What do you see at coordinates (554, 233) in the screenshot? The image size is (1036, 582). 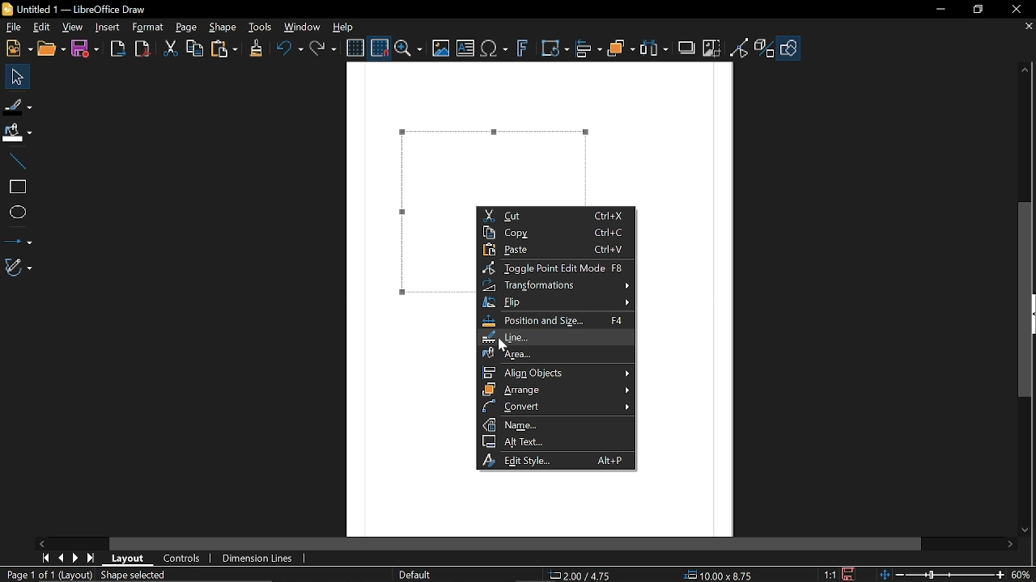 I see `Copy` at bounding box center [554, 233].